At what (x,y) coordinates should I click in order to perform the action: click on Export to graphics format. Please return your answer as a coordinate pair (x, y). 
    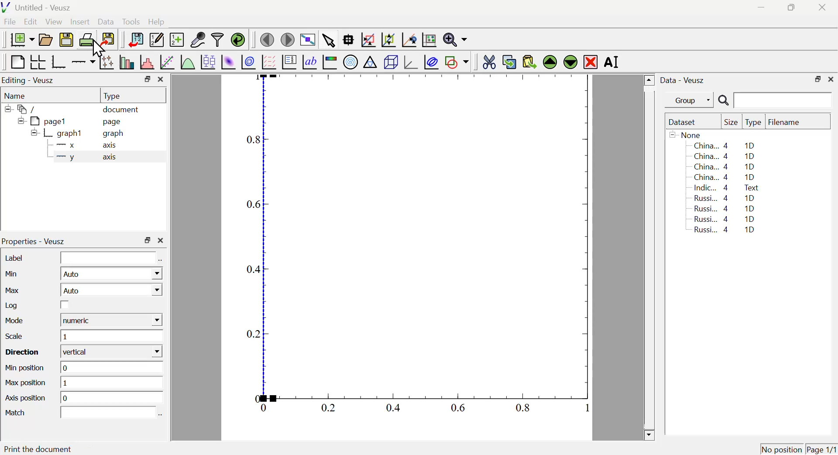
    Looking at the image, I should click on (108, 38).